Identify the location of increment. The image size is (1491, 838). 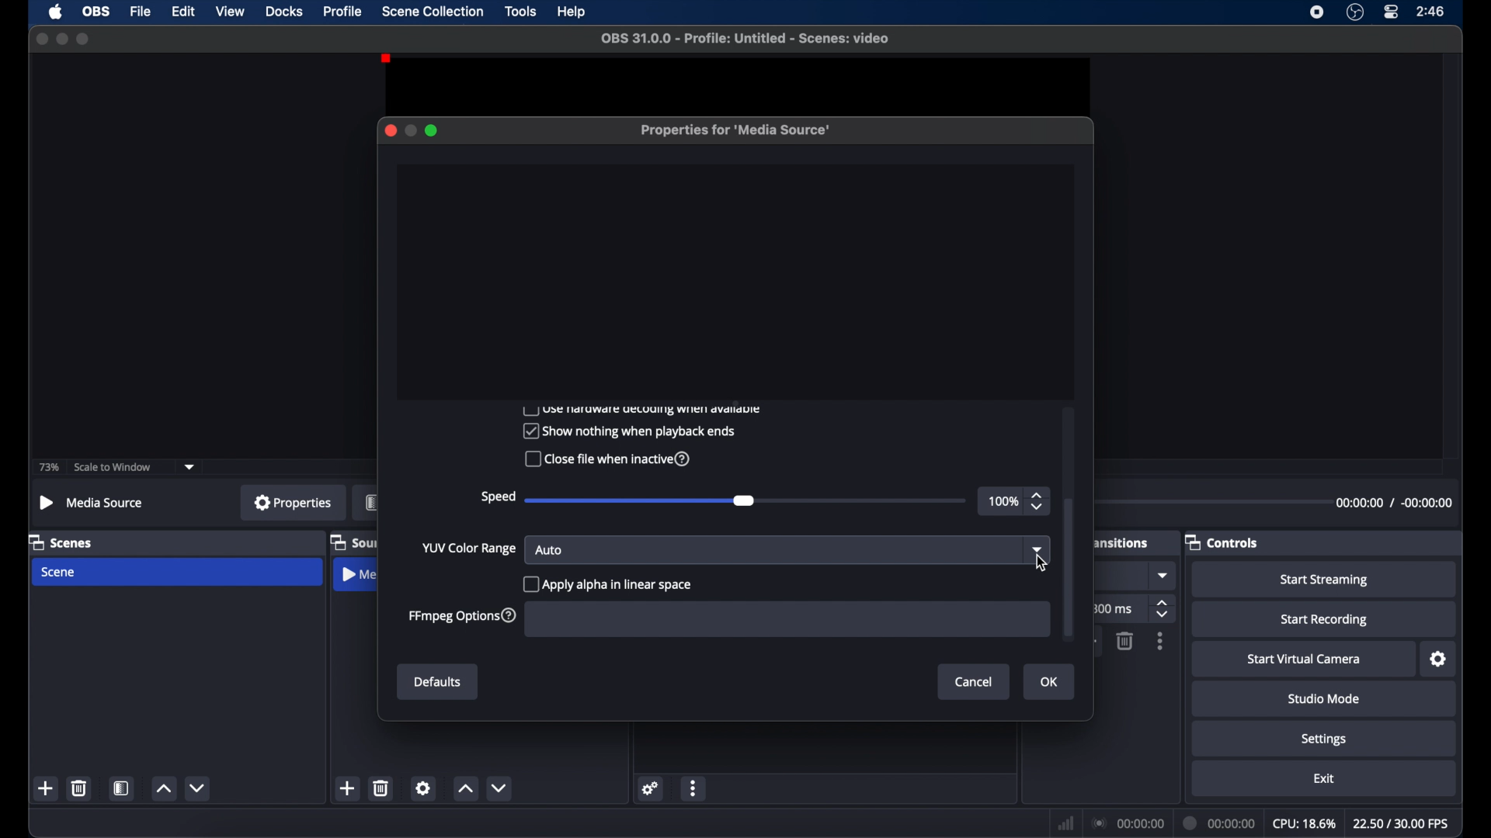
(163, 789).